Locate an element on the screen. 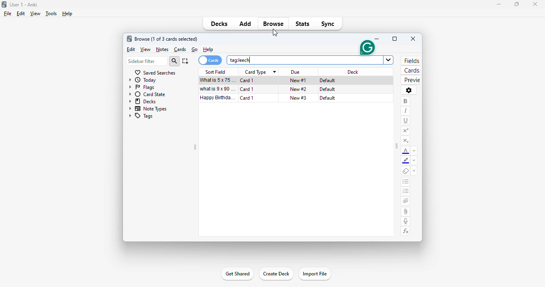 This screenshot has height=287, width=545. view is located at coordinates (146, 49).